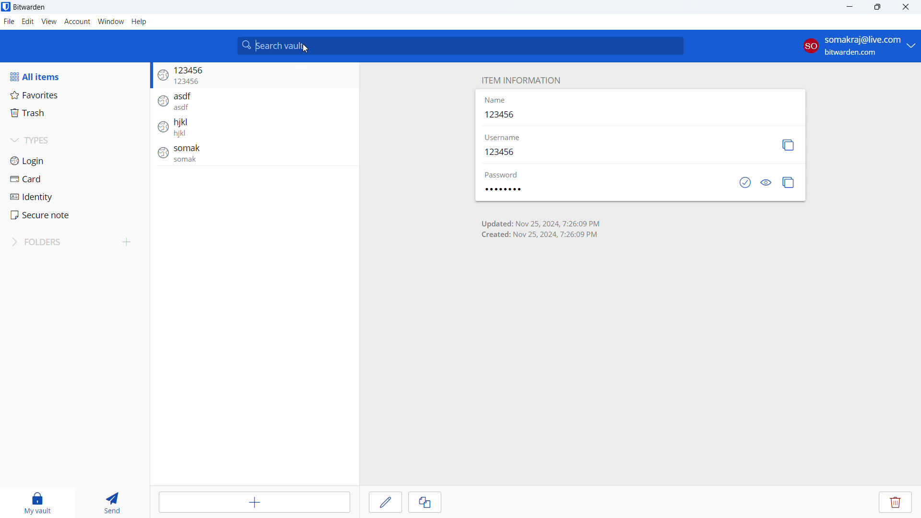 The height and width of the screenshot is (518, 921). What do you see at coordinates (520, 81) in the screenshot?
I see `item information` at bounding box center [520, 81].